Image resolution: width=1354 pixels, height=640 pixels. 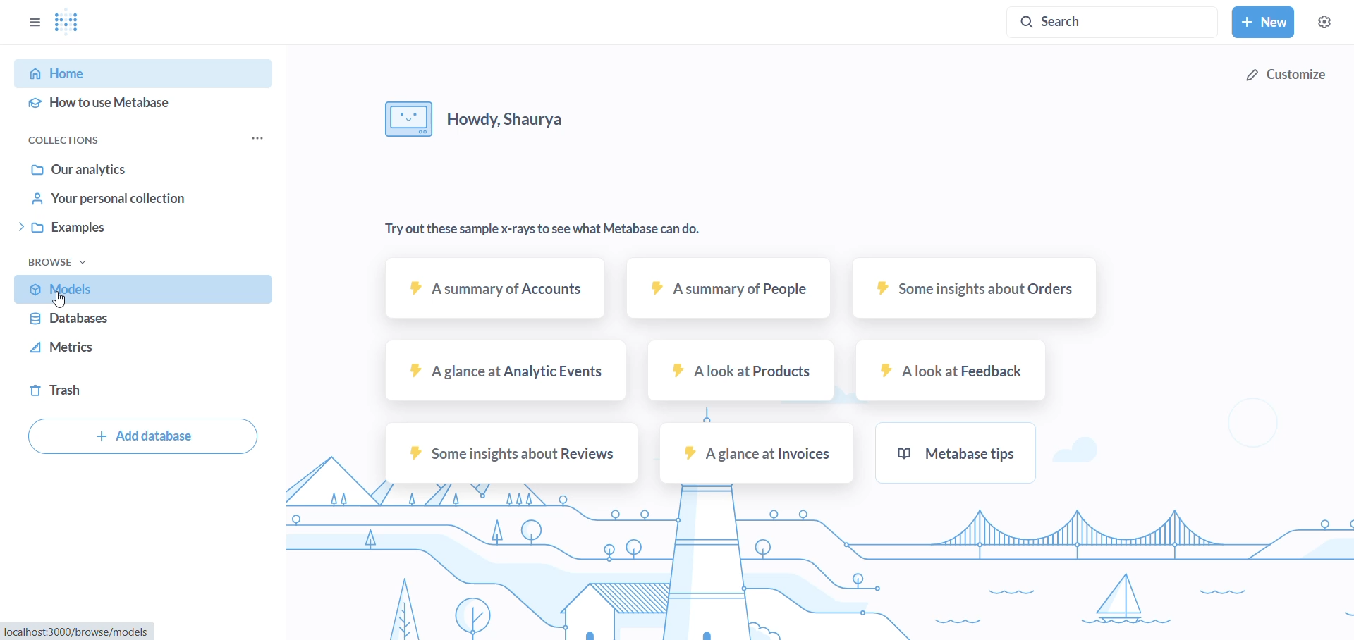 What do you see at coordinates (547, 230) in the screenshot?
I see `Try out these sample x-rays to see what Metabase can do.` at bounding box center [547, 230].